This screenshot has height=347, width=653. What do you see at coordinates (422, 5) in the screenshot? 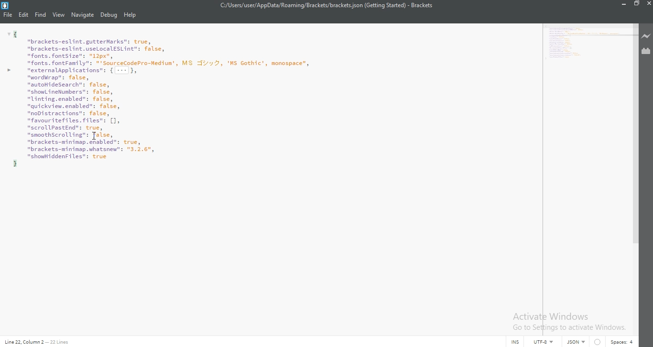
I see `Brackets` at bounding box center [422, 5].